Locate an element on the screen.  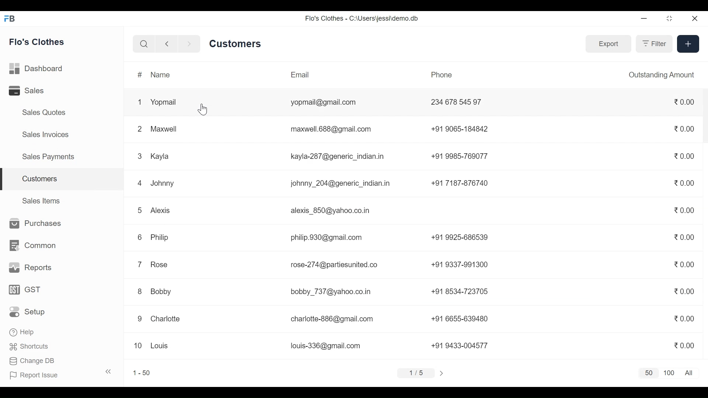
+91 6655-639480 is located at coordinates (462, 319).